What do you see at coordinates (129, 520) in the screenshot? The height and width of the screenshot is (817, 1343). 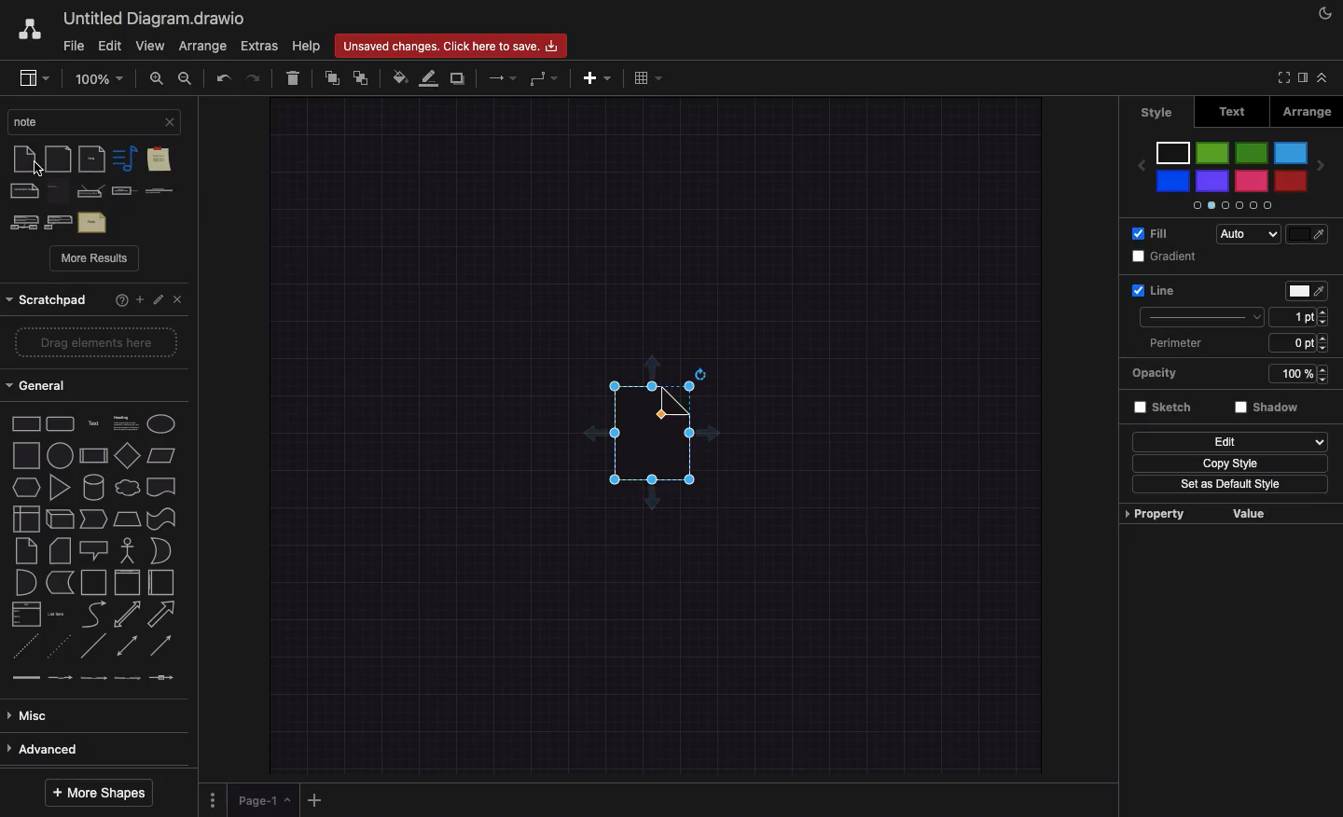 I see `trapezoid` at bounding box center [129, 520].